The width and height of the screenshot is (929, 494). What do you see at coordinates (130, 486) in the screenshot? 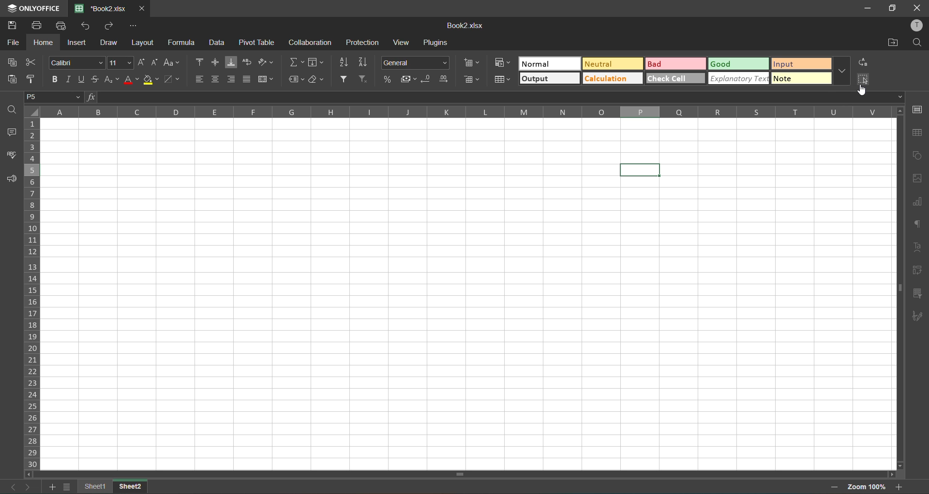
I see `sheet2` at bounding box center [130, 486].